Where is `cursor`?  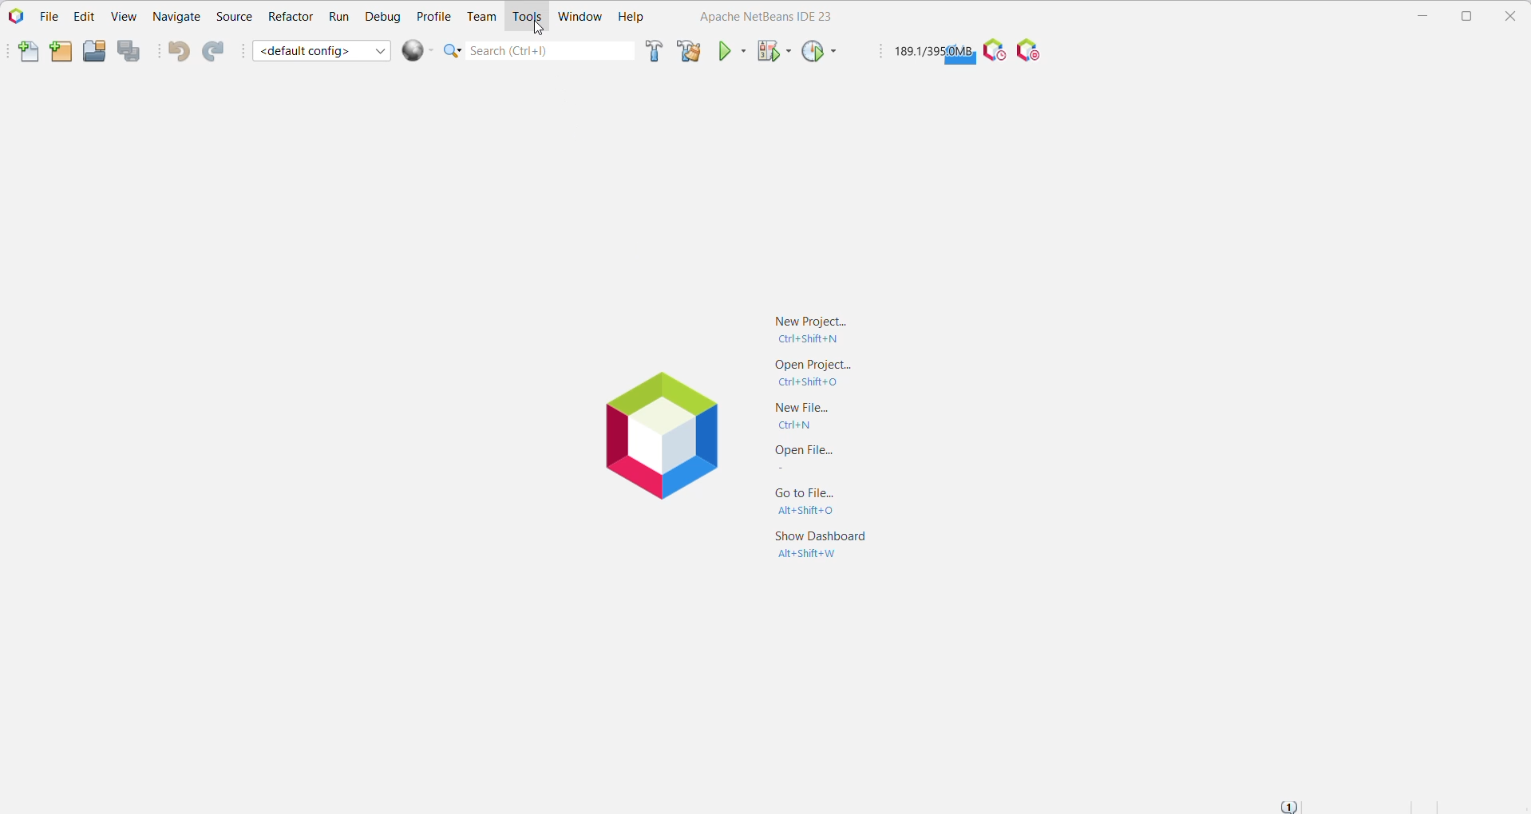 cursor is located at coordinates (537, 28).